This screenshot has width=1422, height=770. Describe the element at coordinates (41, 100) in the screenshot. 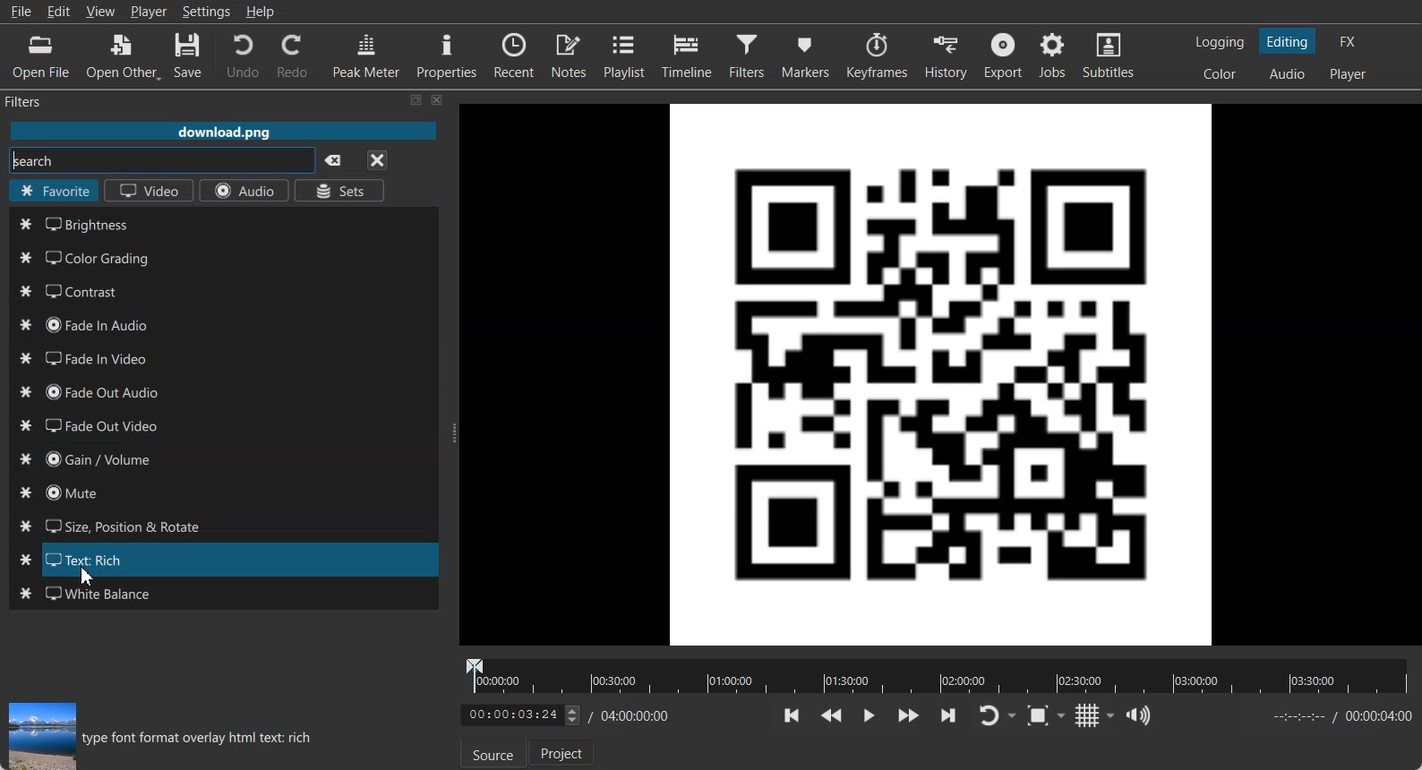

I see `Filters` at that location.